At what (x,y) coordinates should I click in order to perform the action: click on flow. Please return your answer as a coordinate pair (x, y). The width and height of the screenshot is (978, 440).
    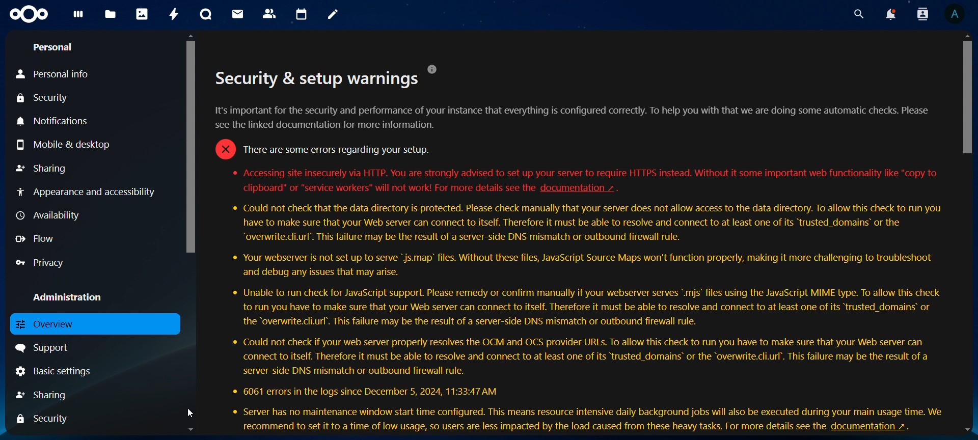
    Looking at the image, I should click on (34, 240).